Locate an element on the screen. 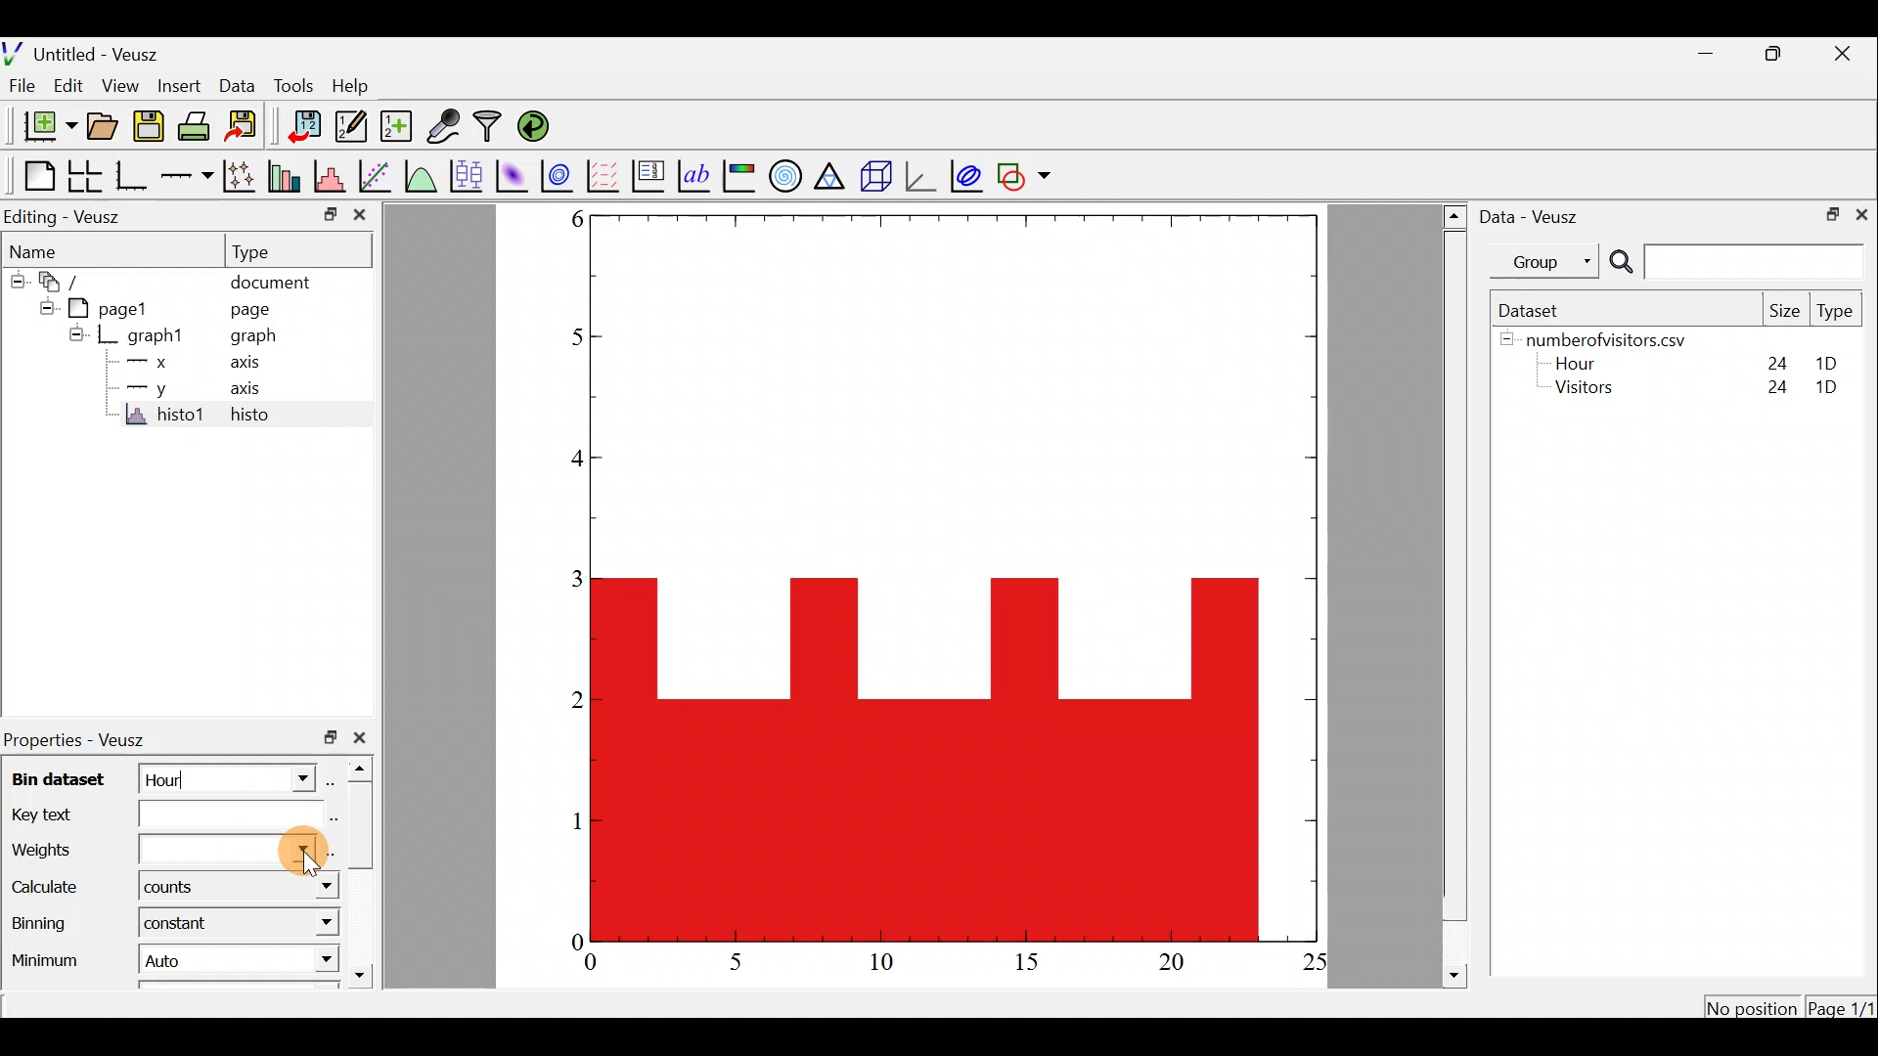  Minimum dropdown is located at coordinates (297, 961).